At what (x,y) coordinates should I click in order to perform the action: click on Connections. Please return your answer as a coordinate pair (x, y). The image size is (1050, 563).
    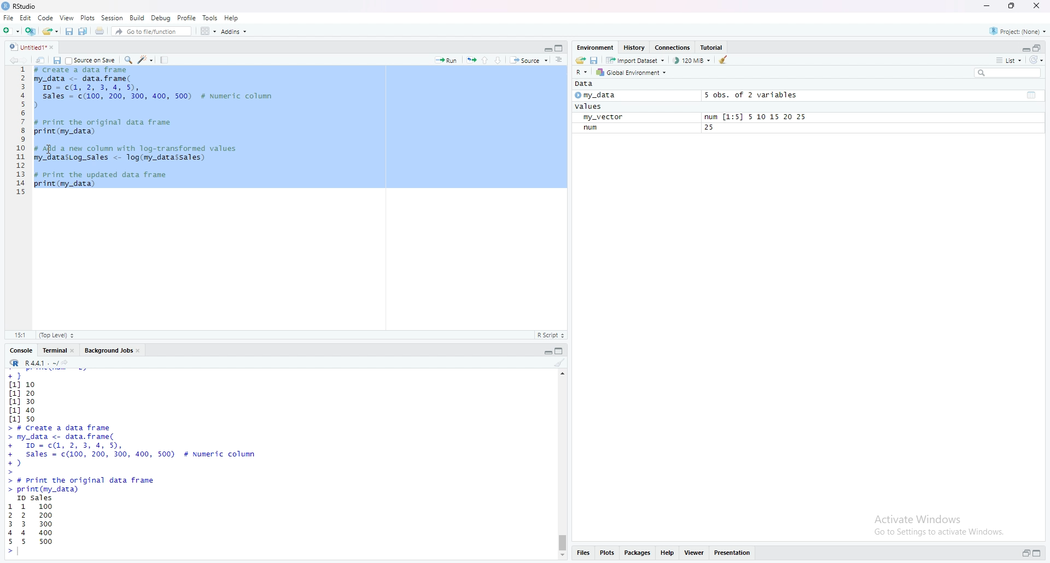
    Looking at the image, I should click on (672, 47).